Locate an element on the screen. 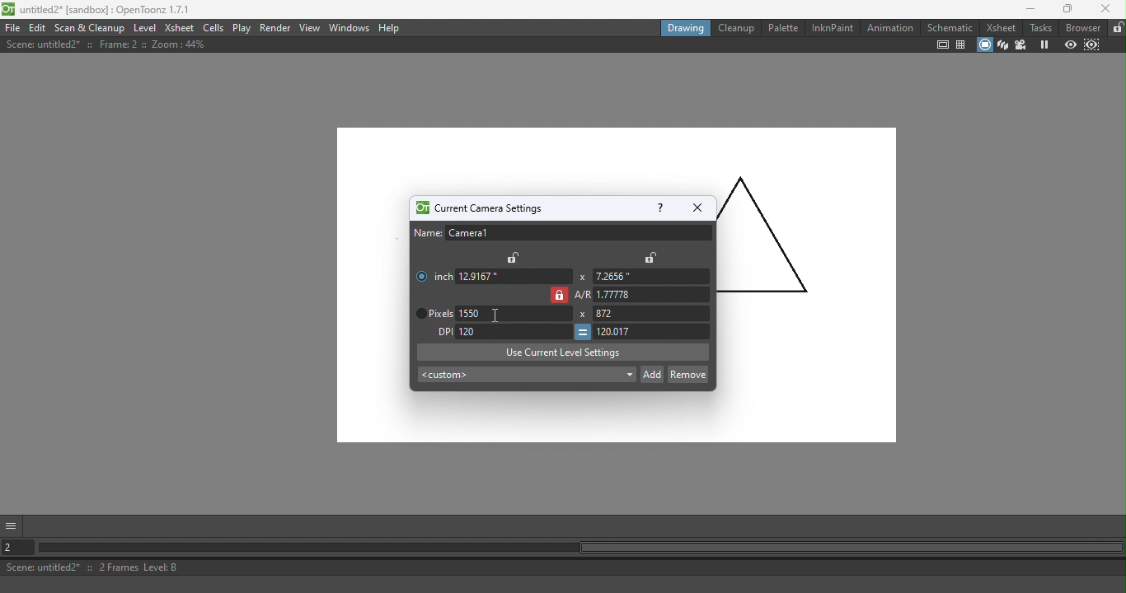 The height and width of the screenshot is (593, 1126). Tasks is located at coordinates (1039, 28).